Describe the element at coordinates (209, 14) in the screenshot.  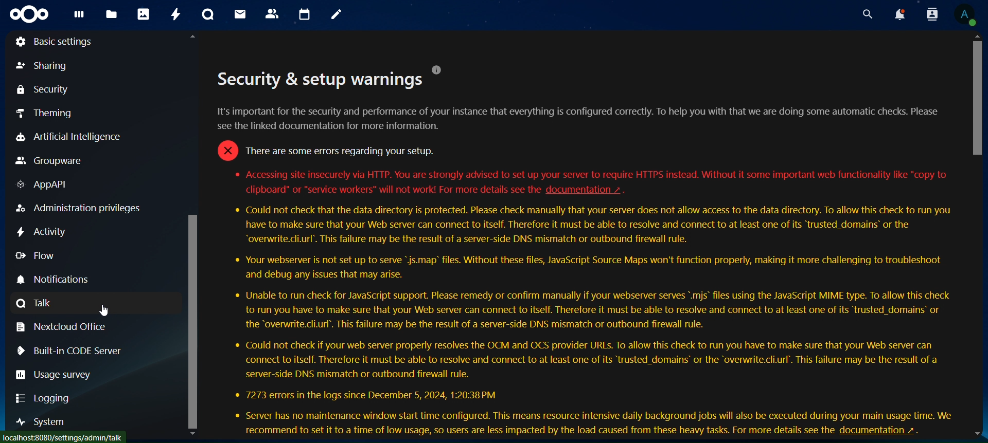
I see `talk` at that location.